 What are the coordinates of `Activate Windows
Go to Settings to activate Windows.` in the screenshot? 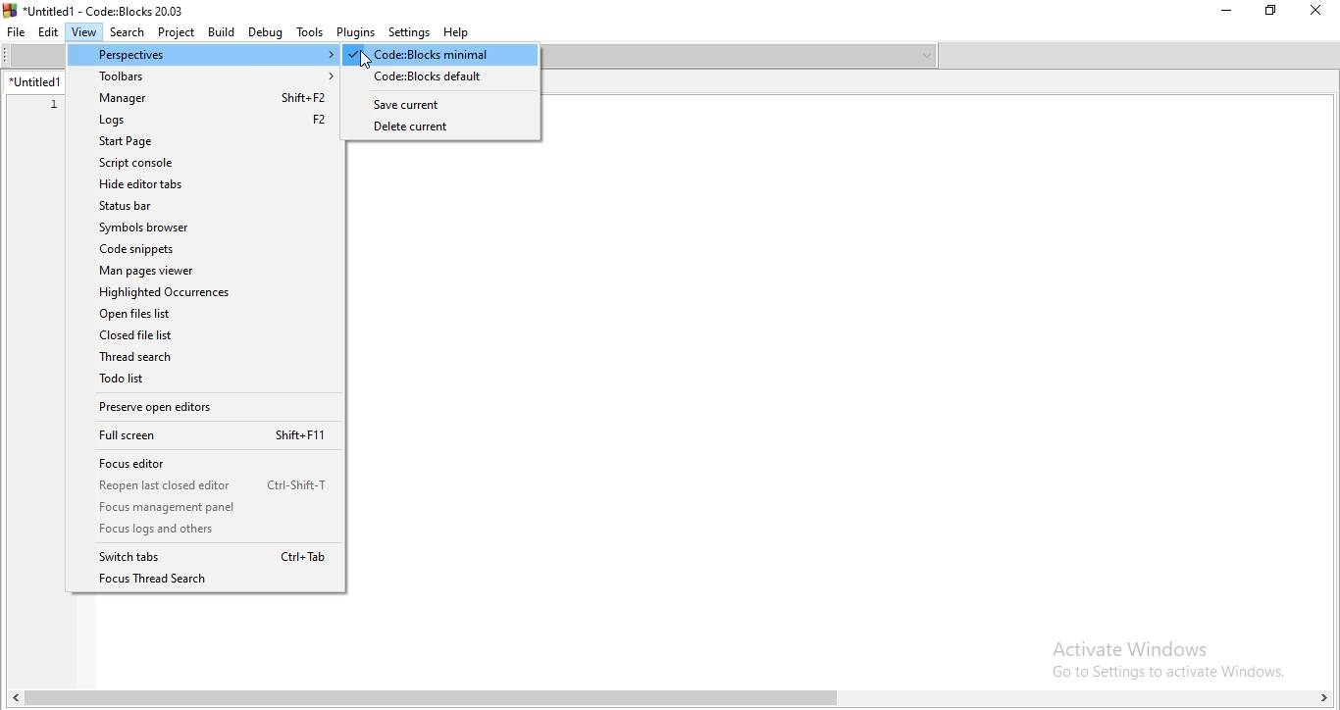 It's located at (1178, 656).